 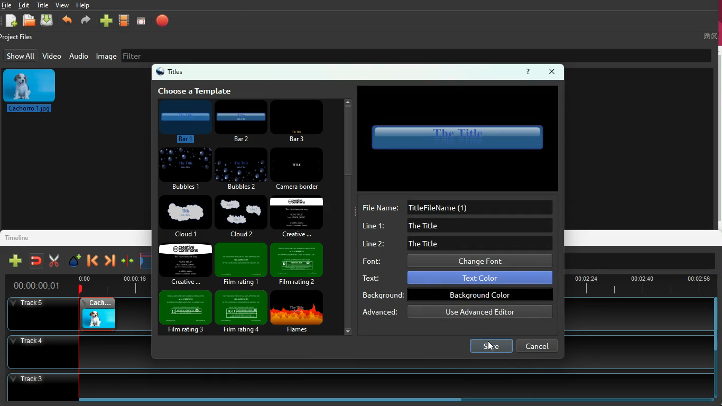 What do you see at coordinates (73, 260) in the screenshot?
I see `effect` at bounding box center [73, 260].